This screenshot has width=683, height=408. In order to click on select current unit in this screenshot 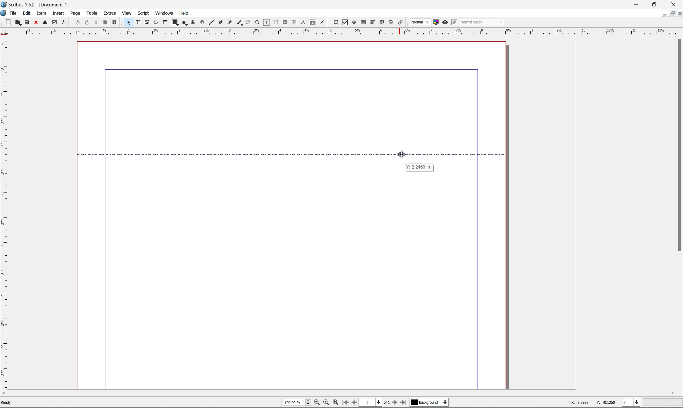, I will do `click(631, 403)`.